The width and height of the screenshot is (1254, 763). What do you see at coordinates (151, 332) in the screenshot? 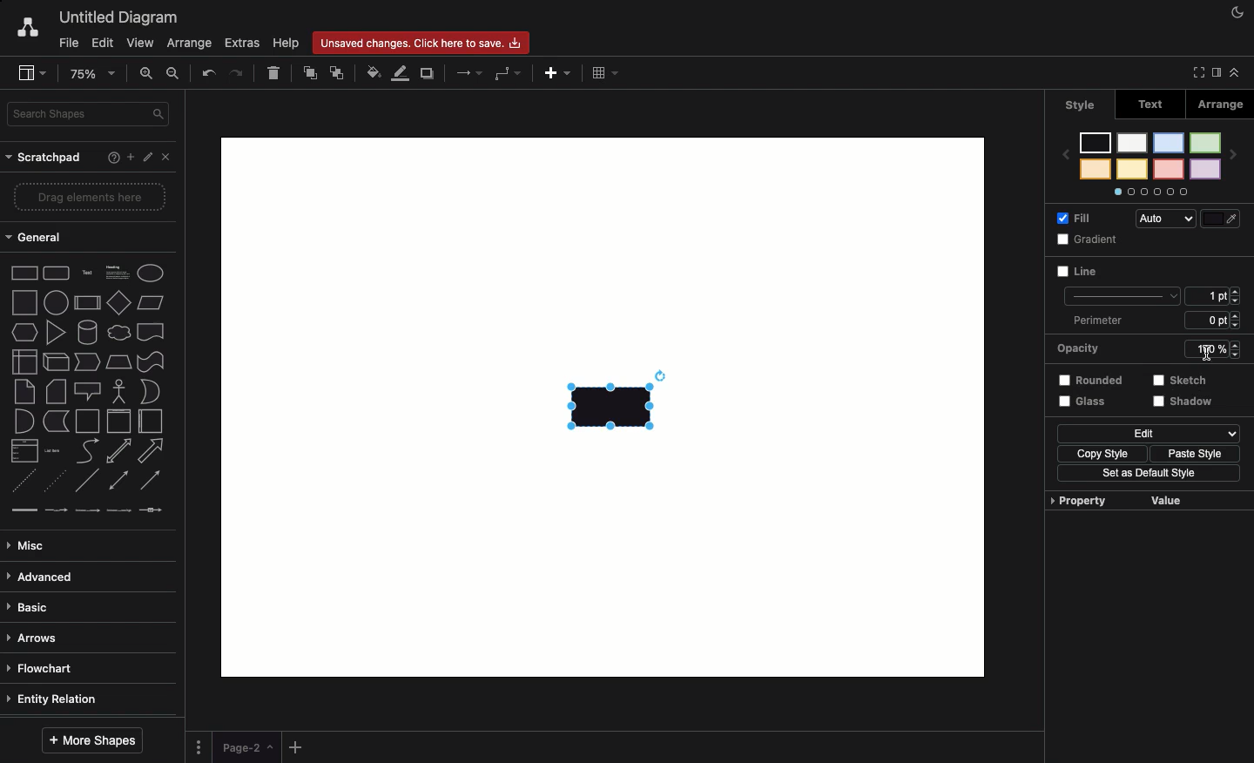
I see `document ` at bounding box center [151, 332].